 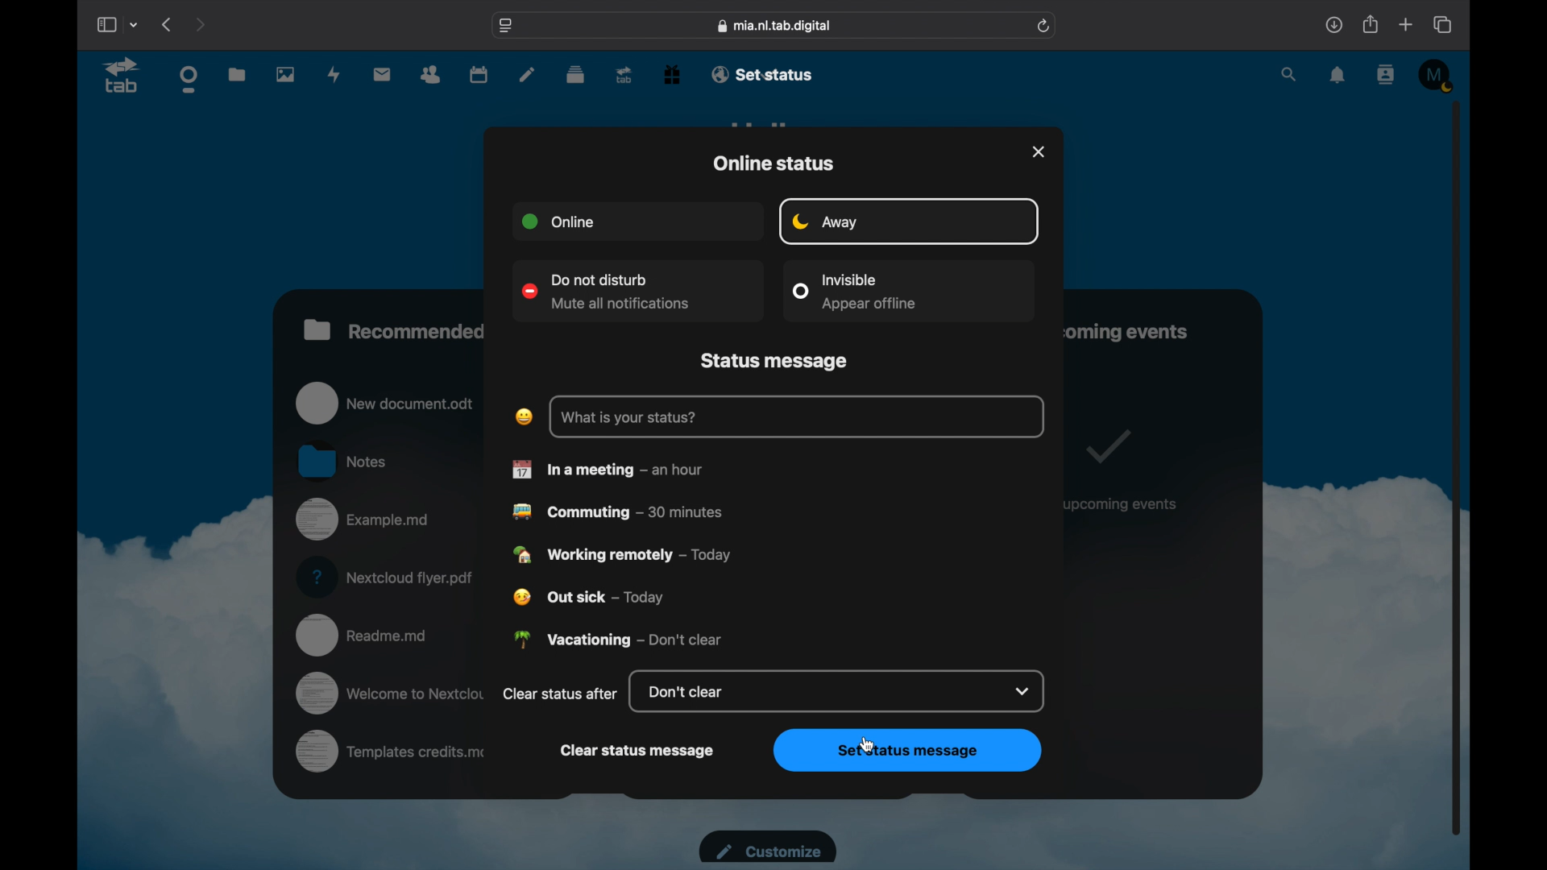 What do you see at coordinates (1387, 74) in the screenshot?
I see `contacts` at bounding box center [1387, 74].